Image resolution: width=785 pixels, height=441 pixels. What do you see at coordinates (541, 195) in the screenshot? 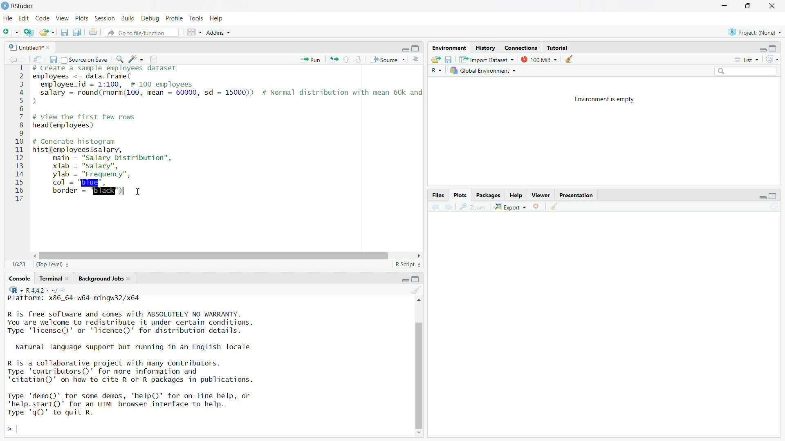
I see `Viewer` at bounding box center [541, 195].